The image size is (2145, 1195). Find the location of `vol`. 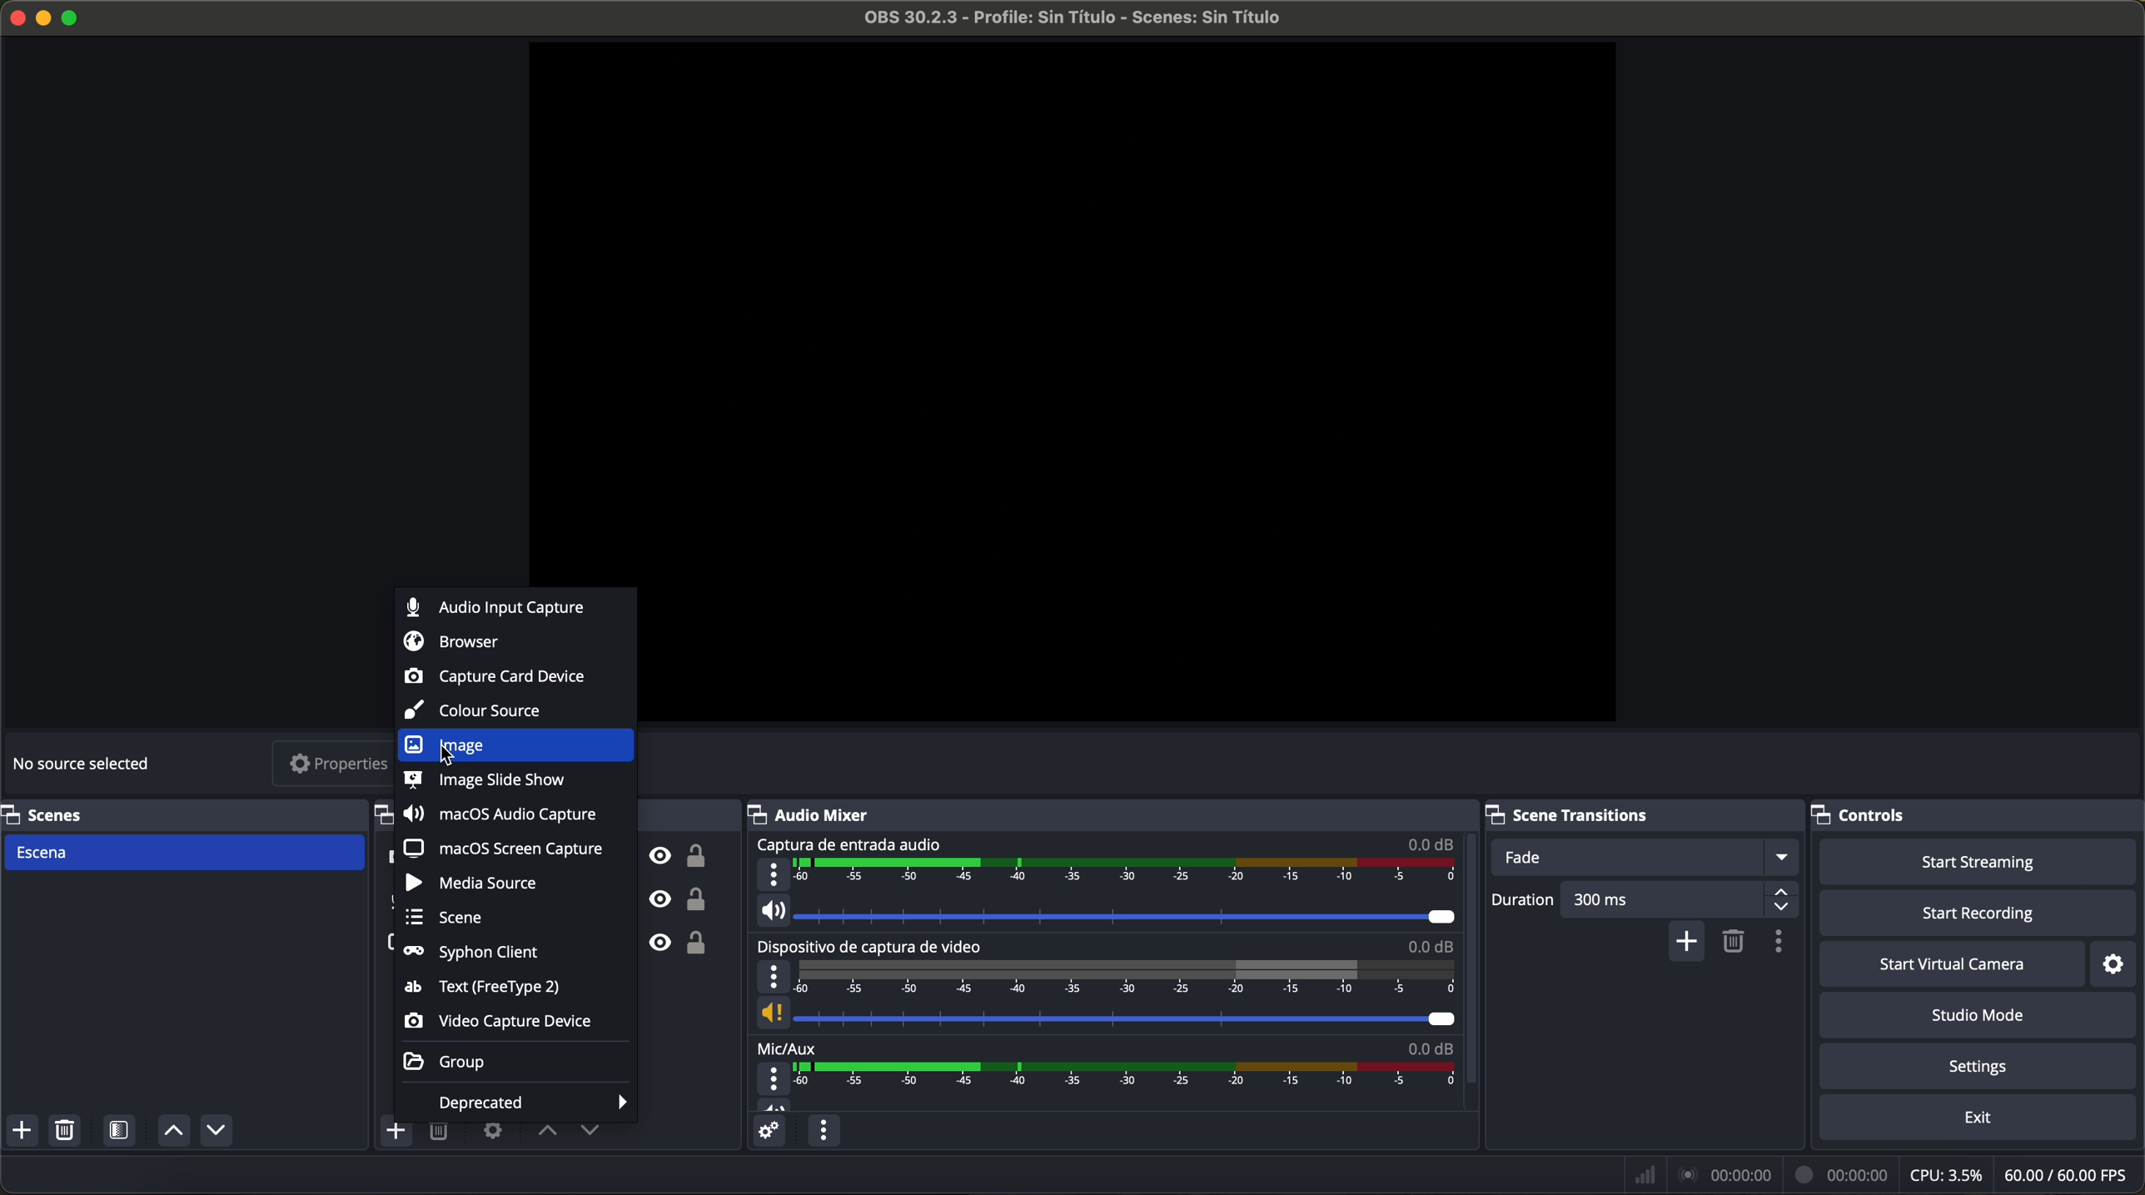

vol is located at coordinates (1107, 911).